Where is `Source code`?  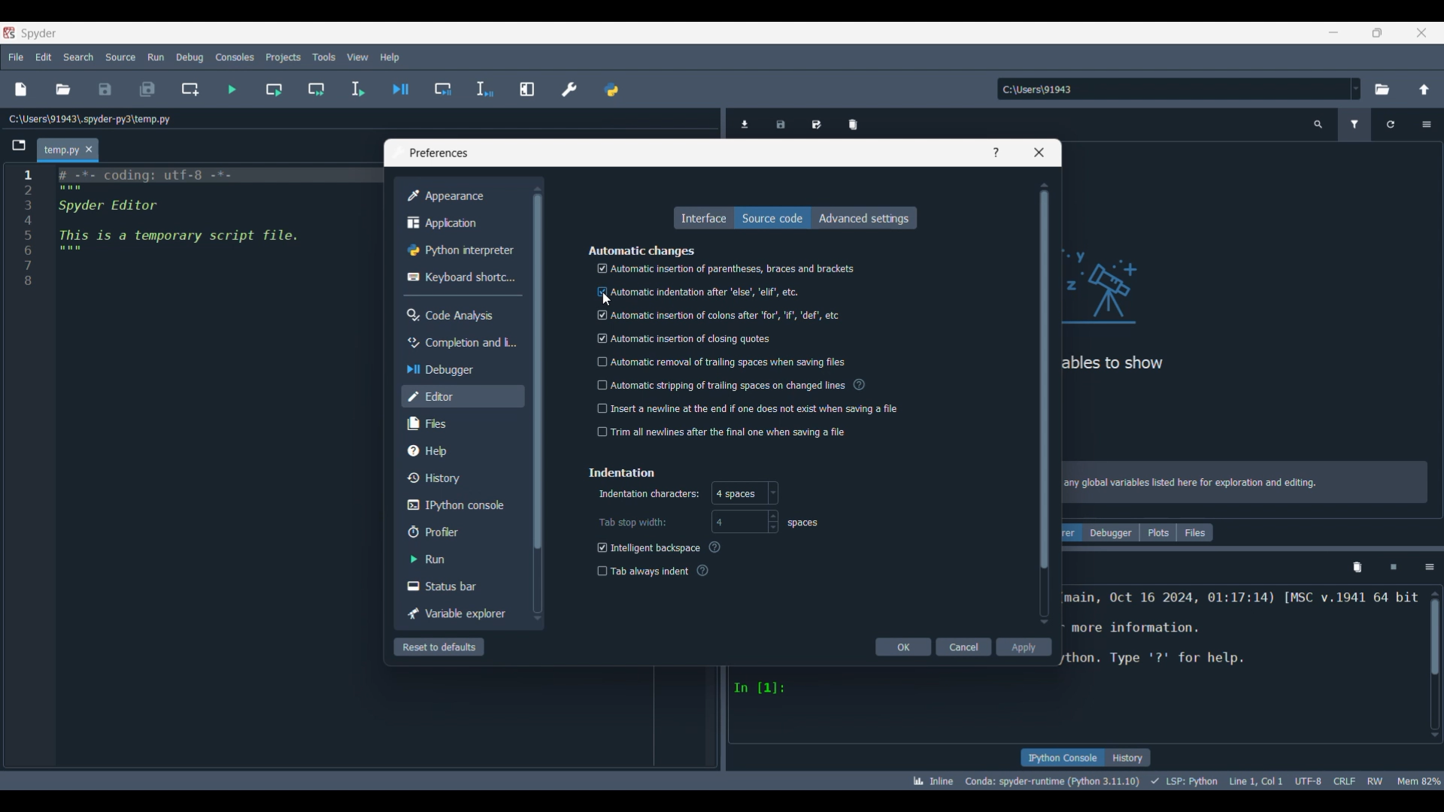
Source code is located at coordinates (772, 218).